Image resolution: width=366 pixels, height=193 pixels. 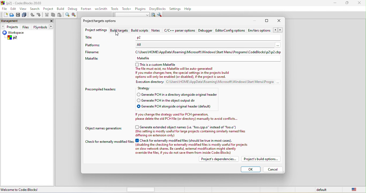 What do you see at coordinates (180, 31) in the screenshot?
I see `c/c++ parser option` at bounding box center [180, 31].